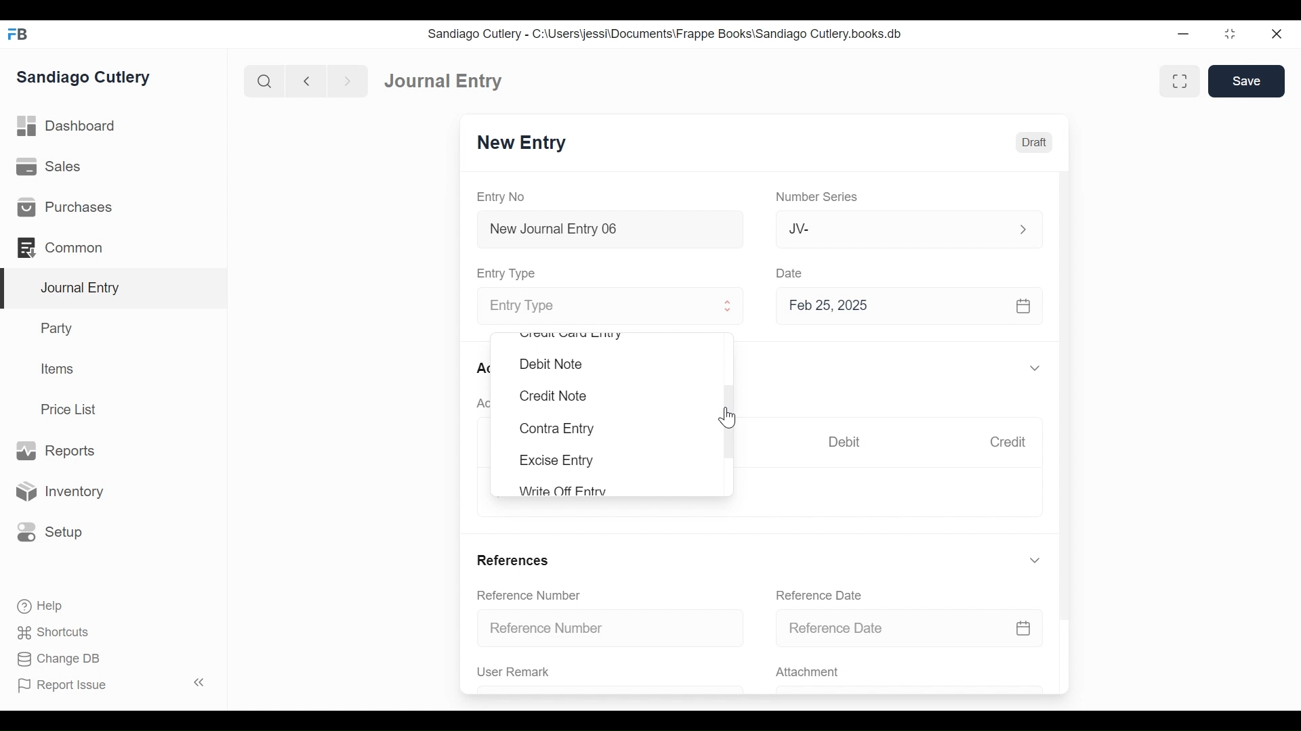  I want to click on Purchases, so click(64, 207).